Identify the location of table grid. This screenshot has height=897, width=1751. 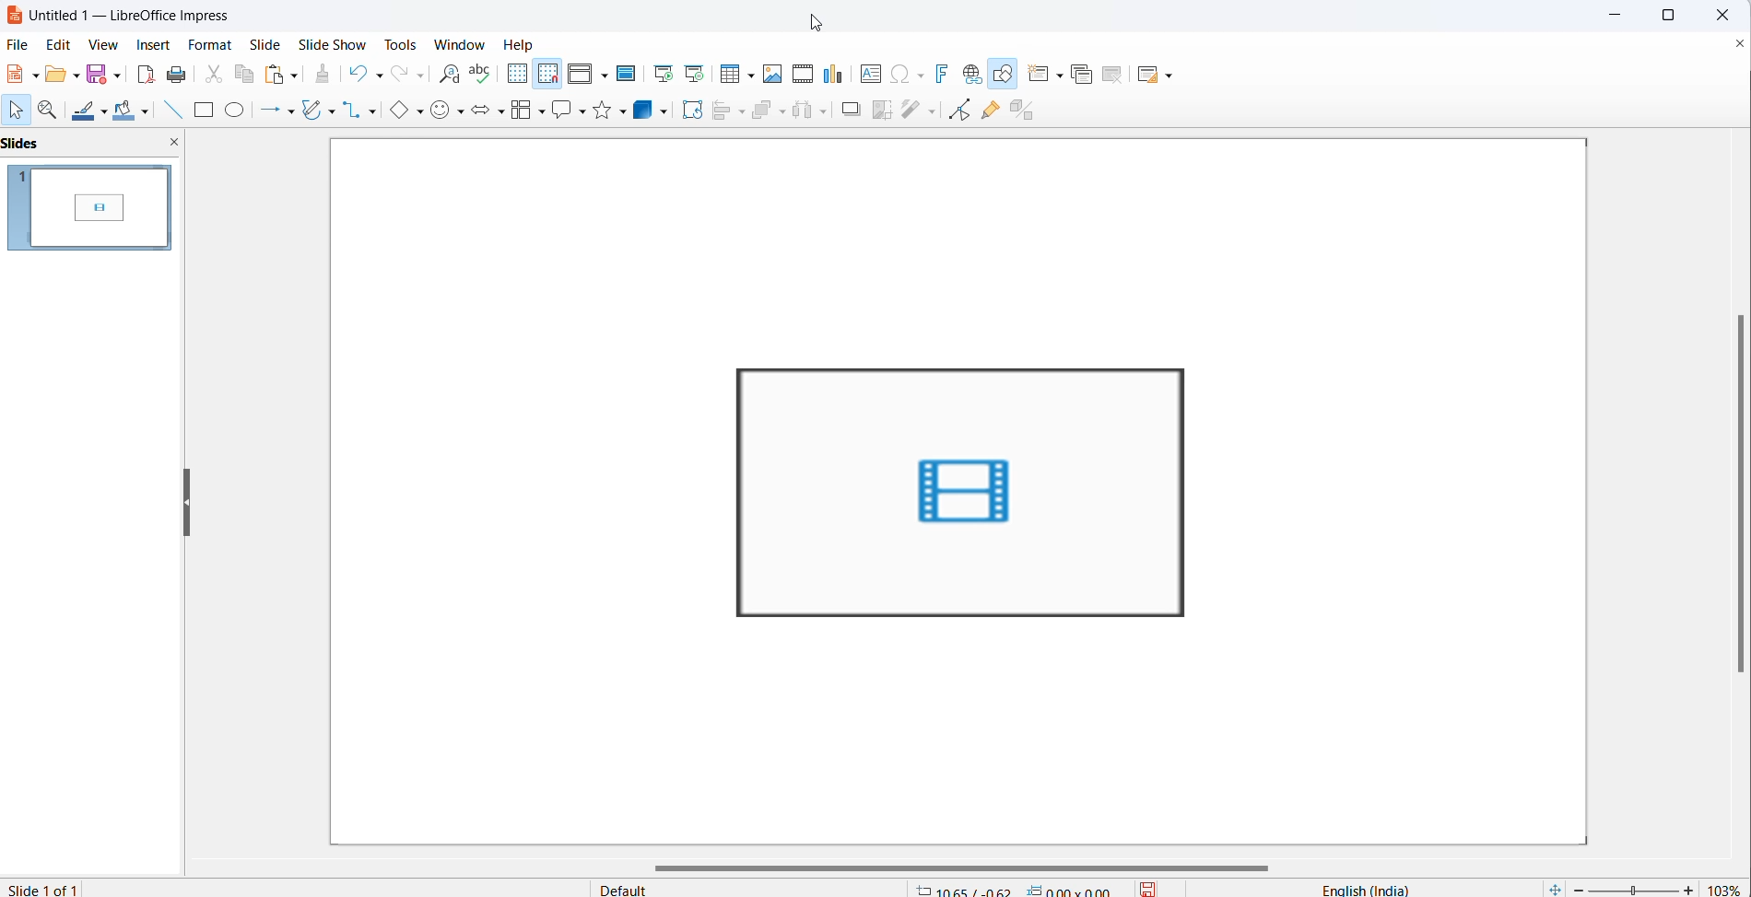
(750, 76).